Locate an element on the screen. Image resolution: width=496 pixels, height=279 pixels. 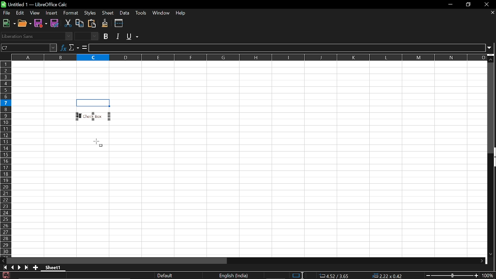
Formula standard selection is located at coordinates (363, 276).